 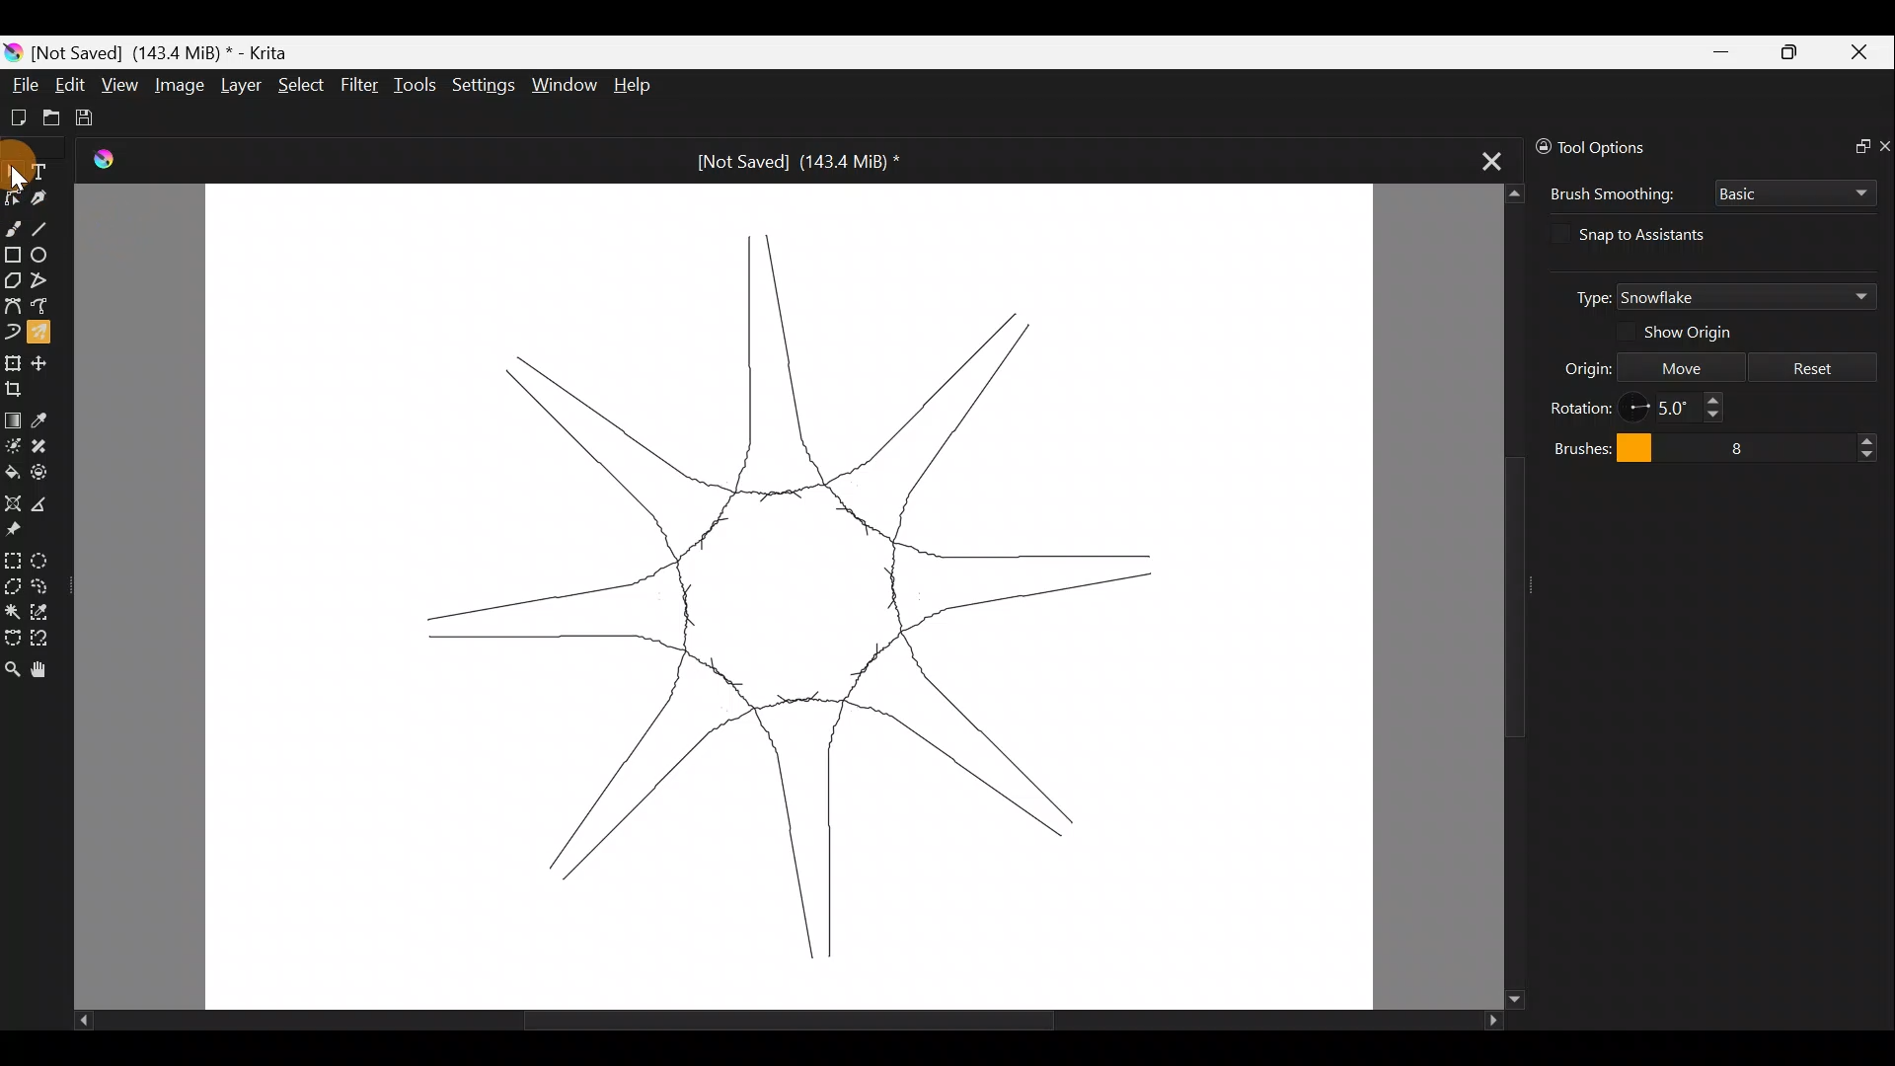 What do you see at coordinates (48, 639) in the screenshot?
I see `Magnetic curve selection tool` at bounding box center [48, 639].